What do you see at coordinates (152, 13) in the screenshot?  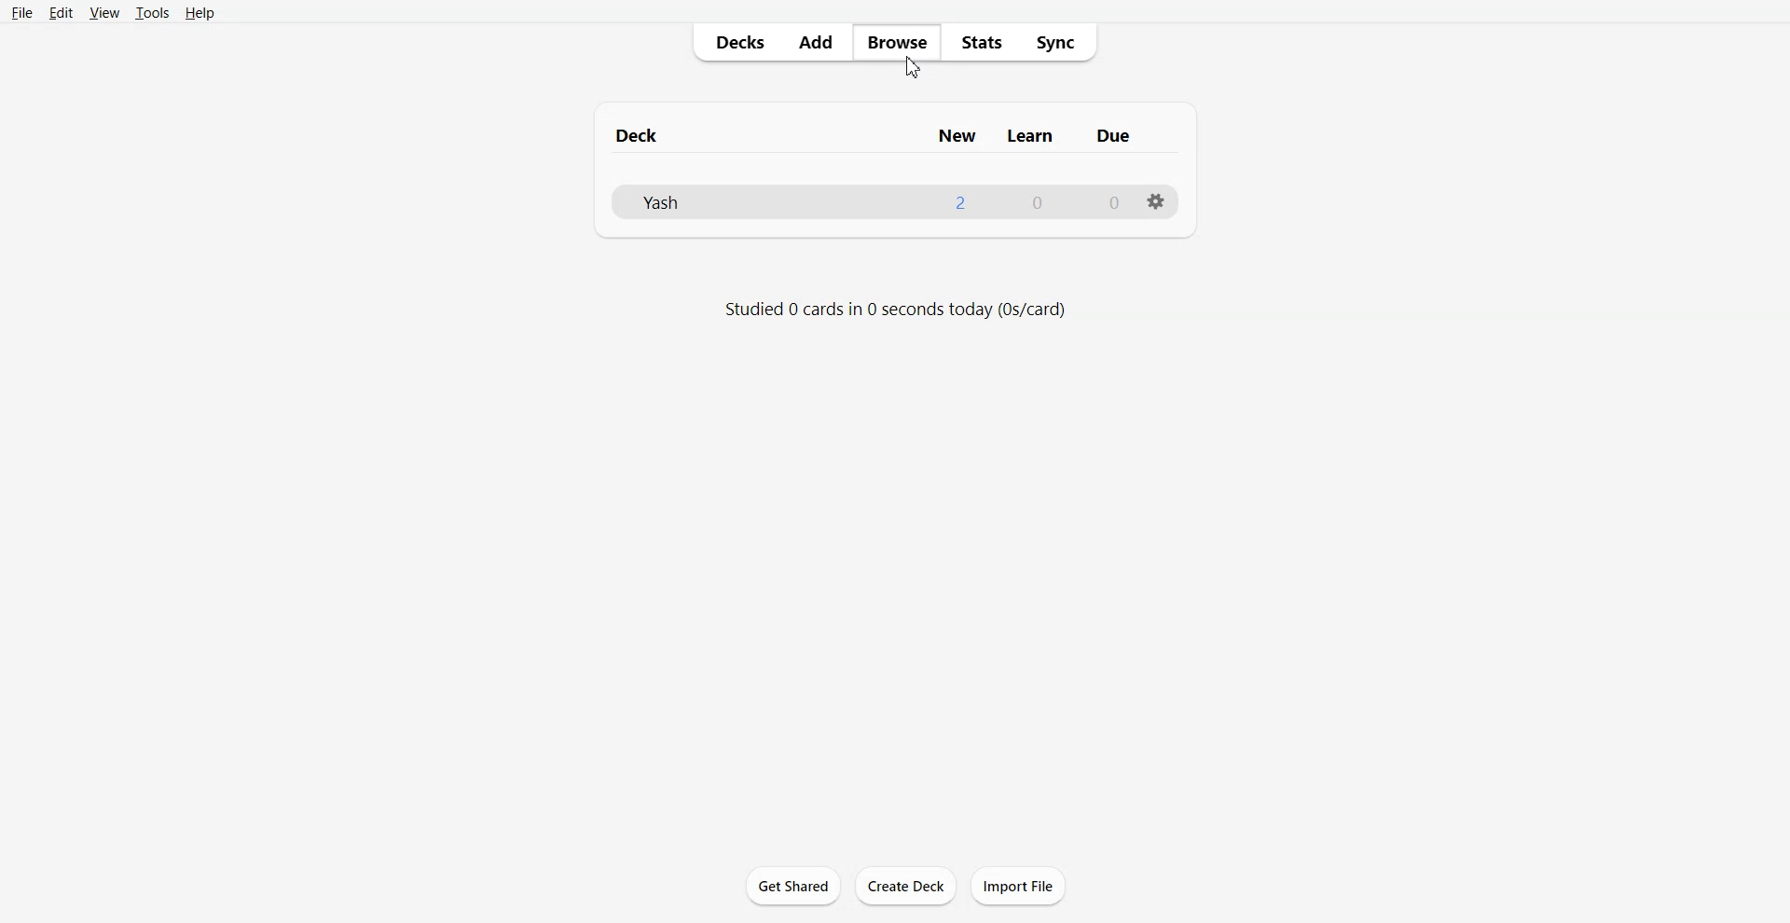 I see `Tools` at bounding box center [152, 13].